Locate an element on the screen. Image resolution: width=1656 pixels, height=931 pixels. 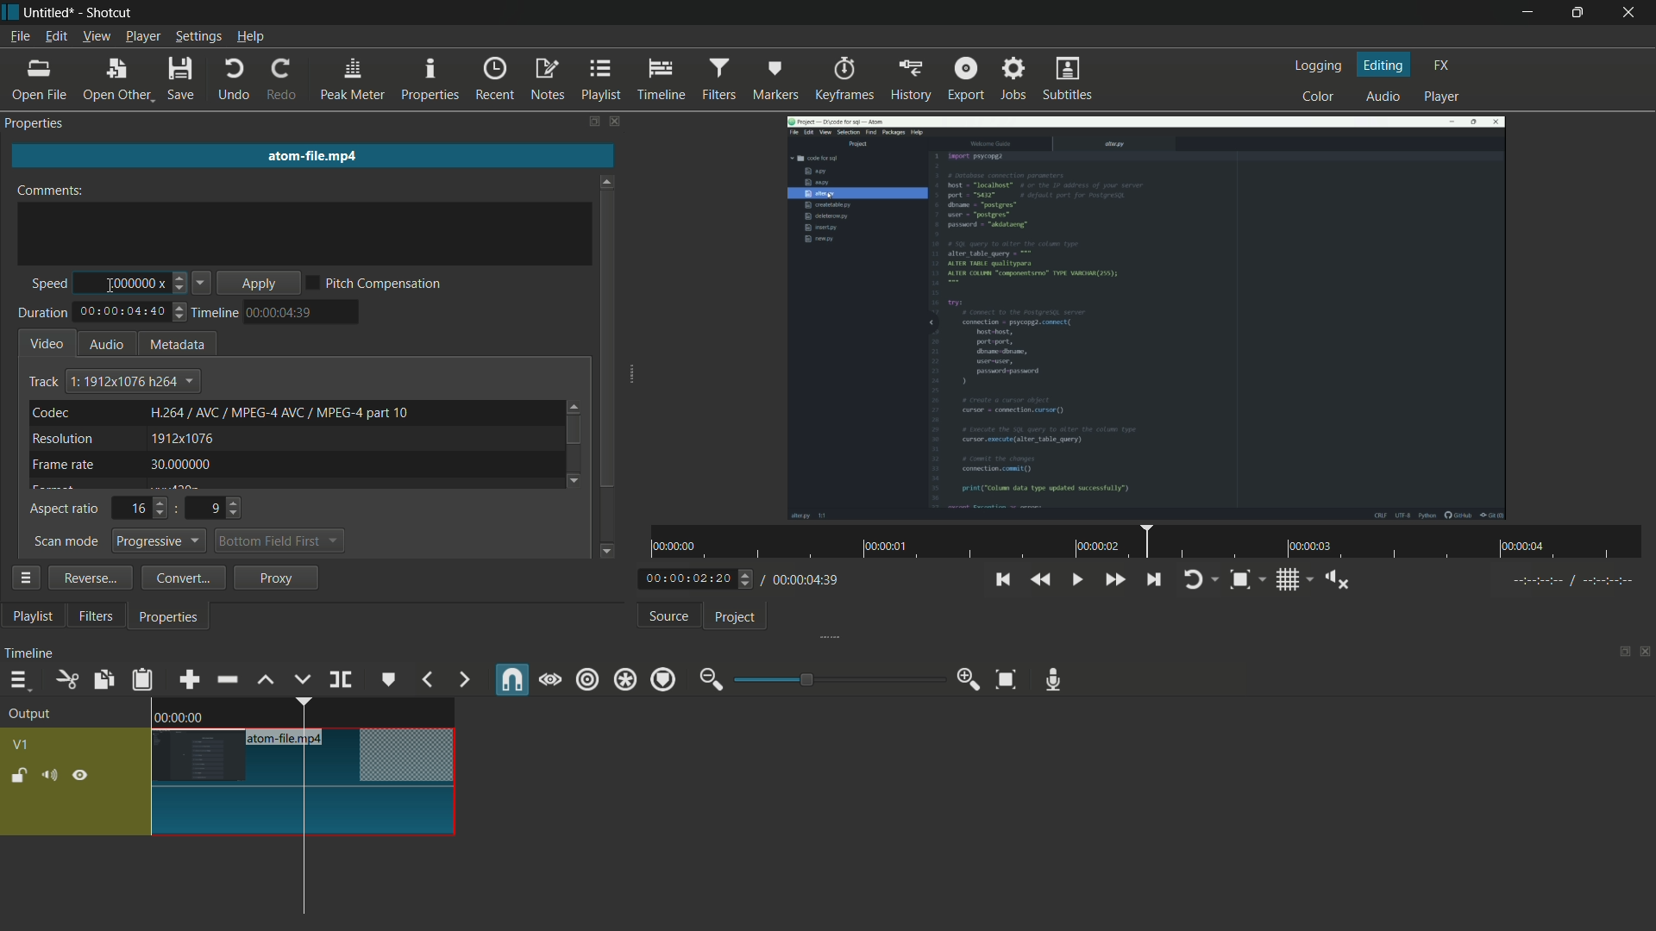
duration is located at coordinates (42, 313).